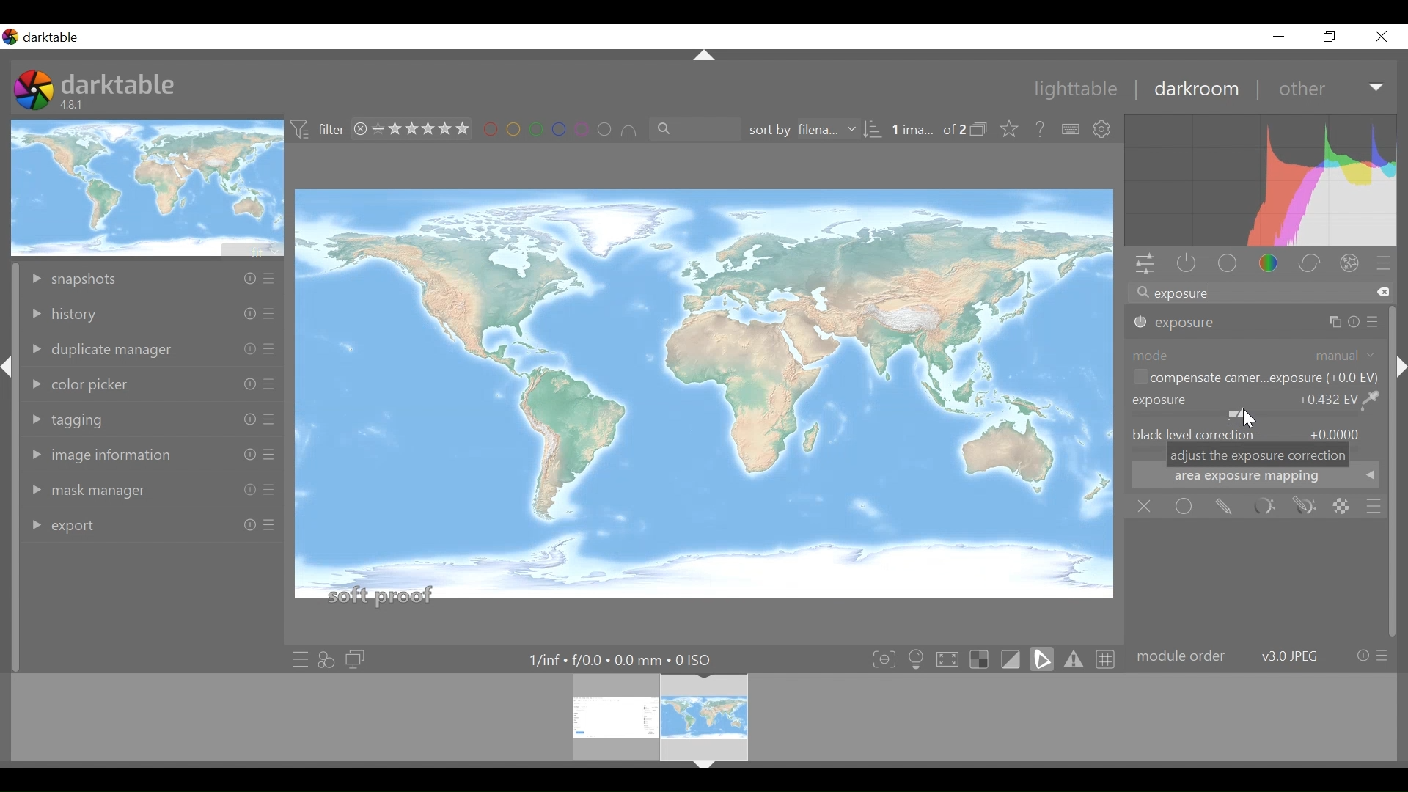 The image size is (1408, 792). I want to click on , so click(246, 348).